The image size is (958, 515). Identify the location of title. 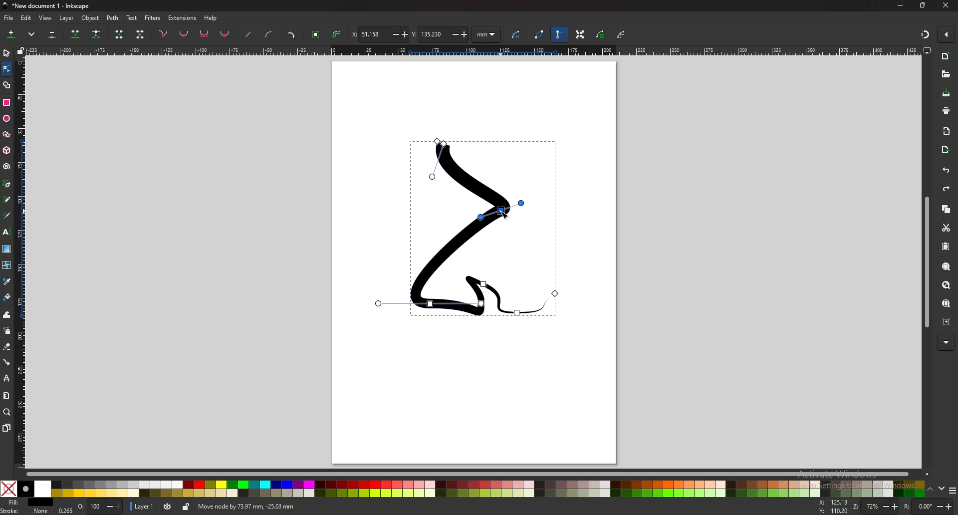
(54, 5).